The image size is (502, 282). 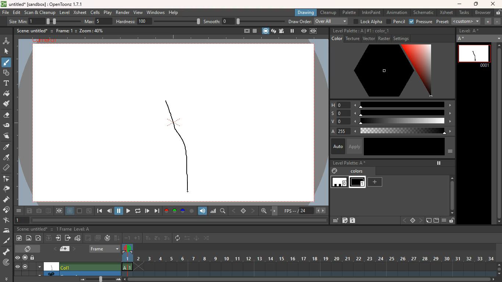 What do you see at coordinates (127, 211) in the screenshot?
I see `forward` at bounding box center [127, 211].